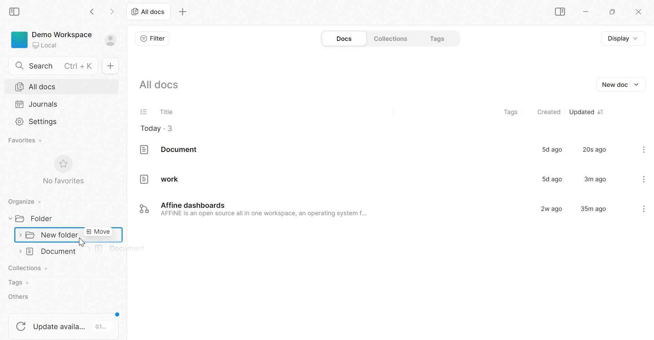  Describe the element at coordinates (644, 150) in the screenshot. I see `kebab menu` at that location.